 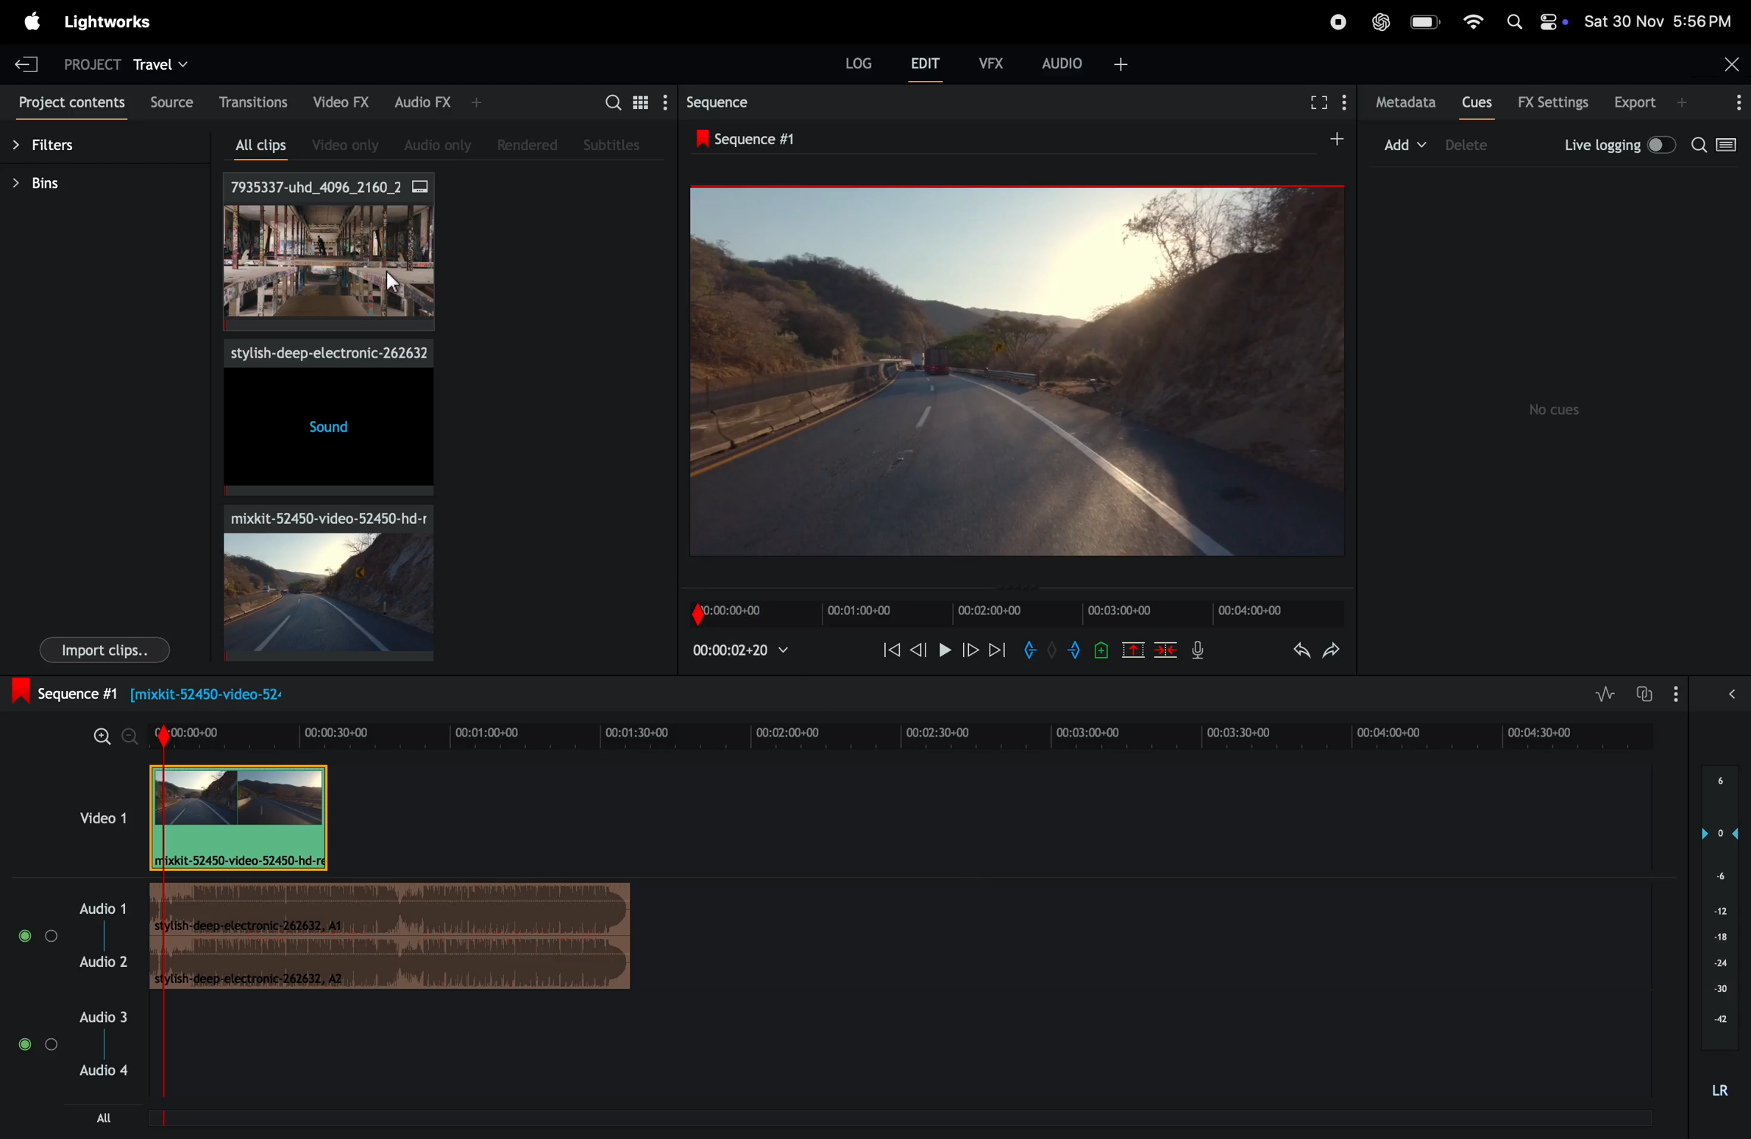 What do you see at coordinates (57, 149) in the screenshot?
I see `filters` at bounding box center [57, 149].